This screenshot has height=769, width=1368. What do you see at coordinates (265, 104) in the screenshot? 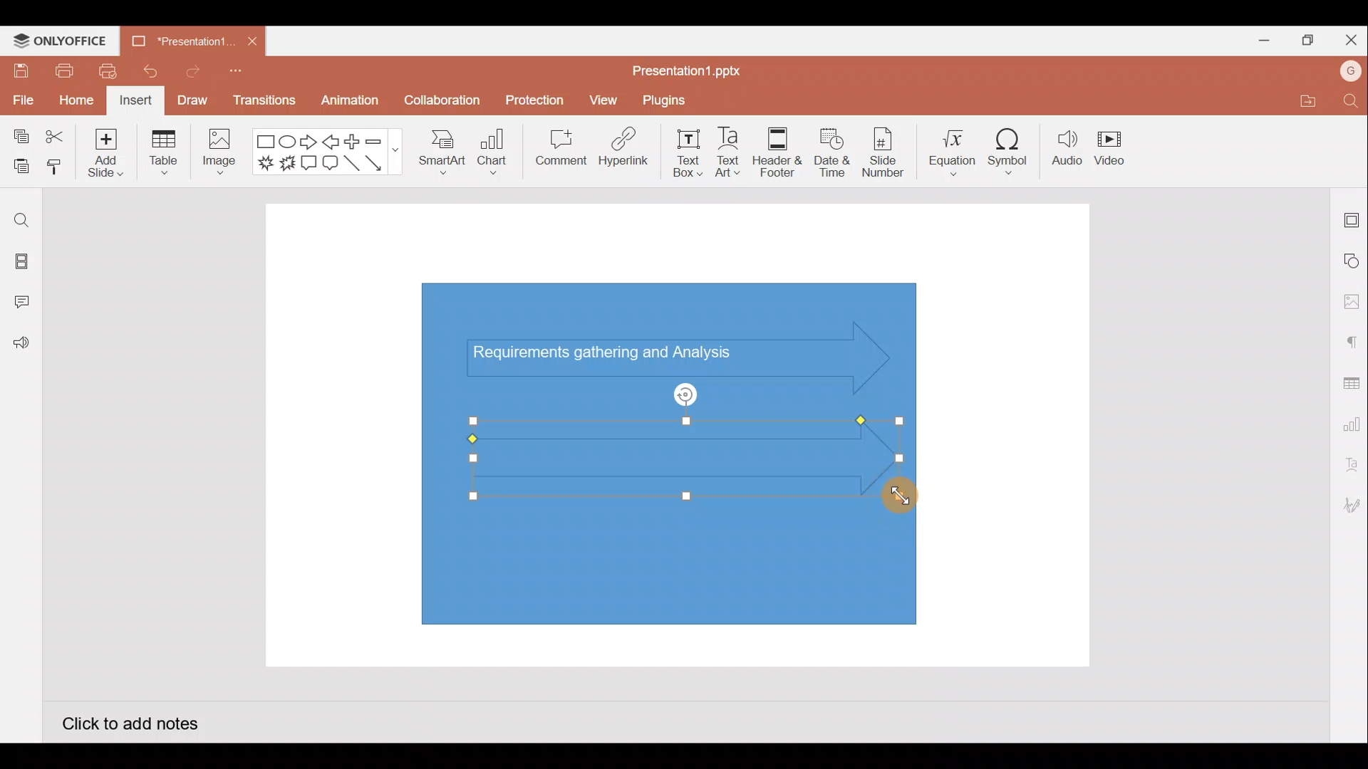
I see `Transitions` at bounding box center [265, 104].